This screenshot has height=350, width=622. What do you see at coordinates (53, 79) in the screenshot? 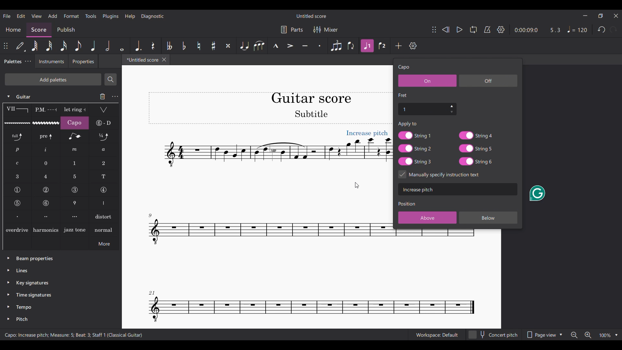
I see `Add palette` at bounding box center [53, 79].